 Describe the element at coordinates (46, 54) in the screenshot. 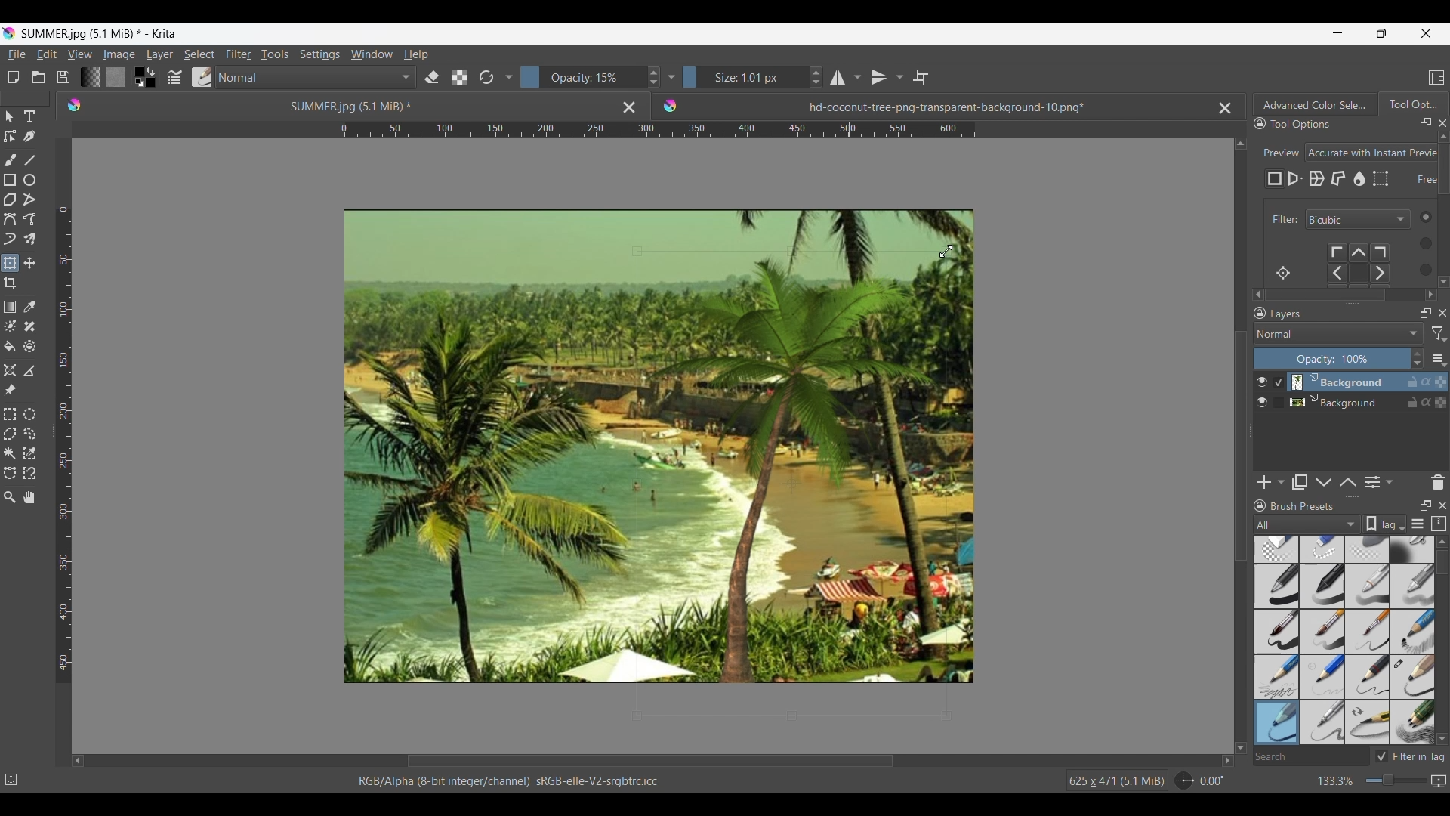

I see `Edit` at that location.